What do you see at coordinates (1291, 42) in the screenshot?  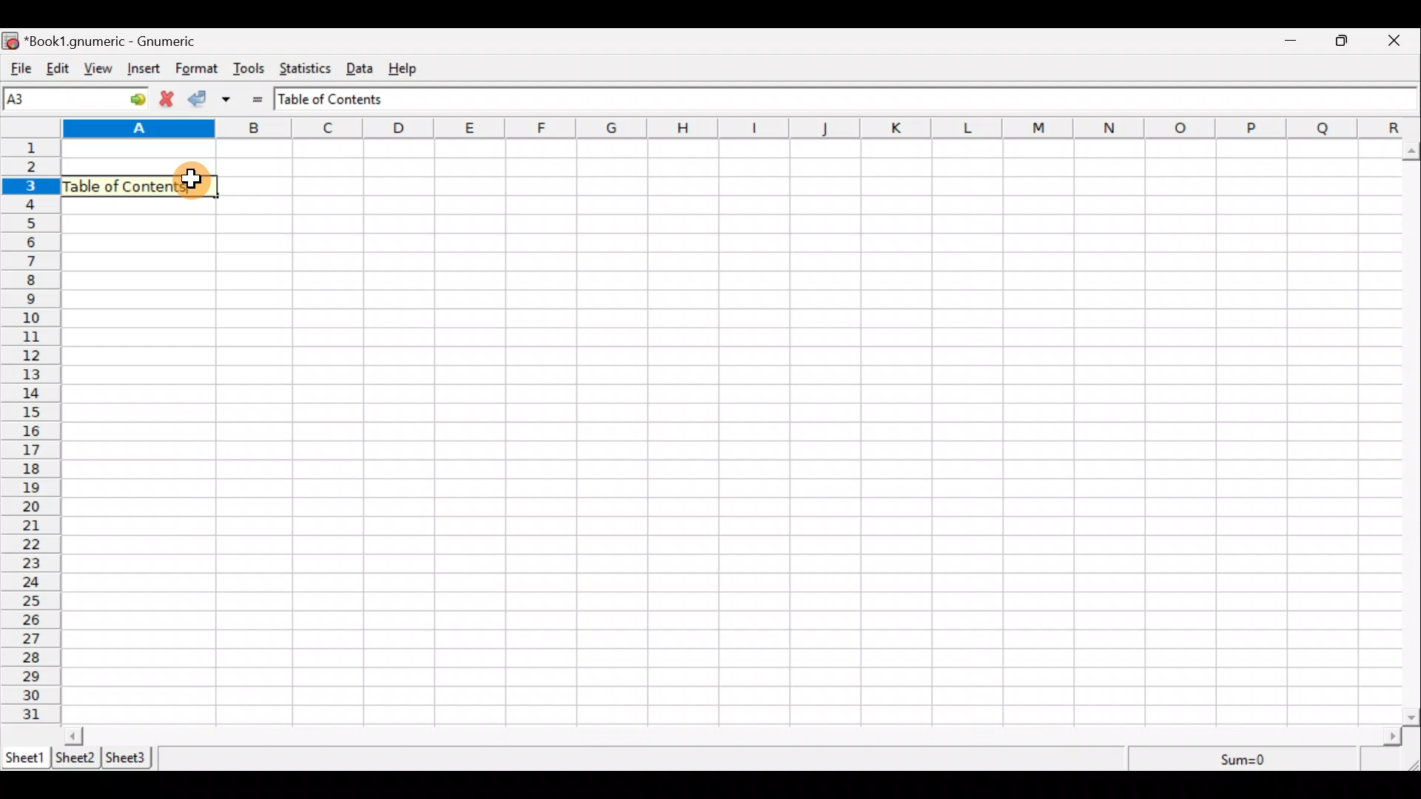 I see `Minimize` at bounding box center [1291, 42].